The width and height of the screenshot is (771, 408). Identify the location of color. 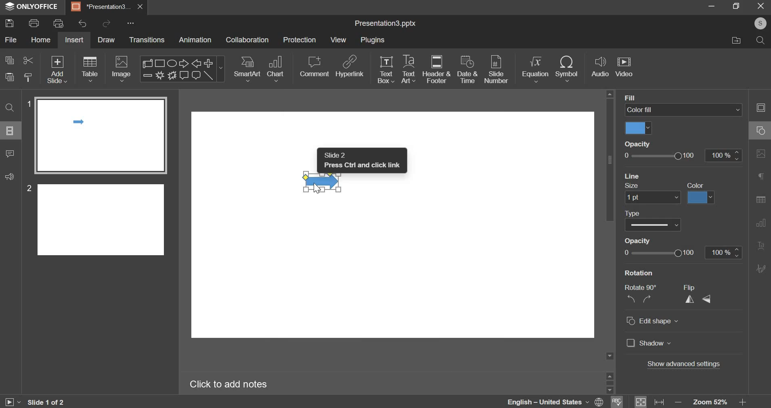
(696, 185).